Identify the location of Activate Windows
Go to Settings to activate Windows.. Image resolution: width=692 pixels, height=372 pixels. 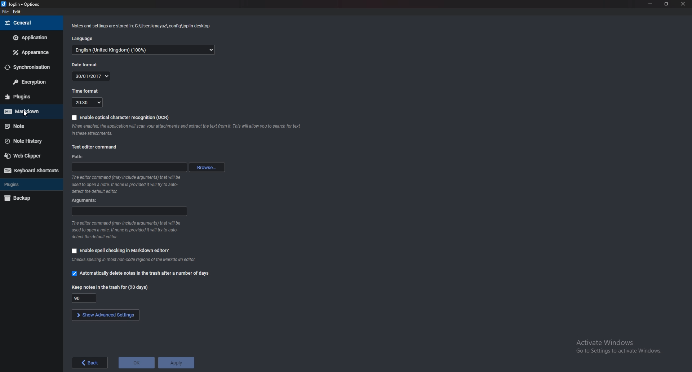
(611, 344).